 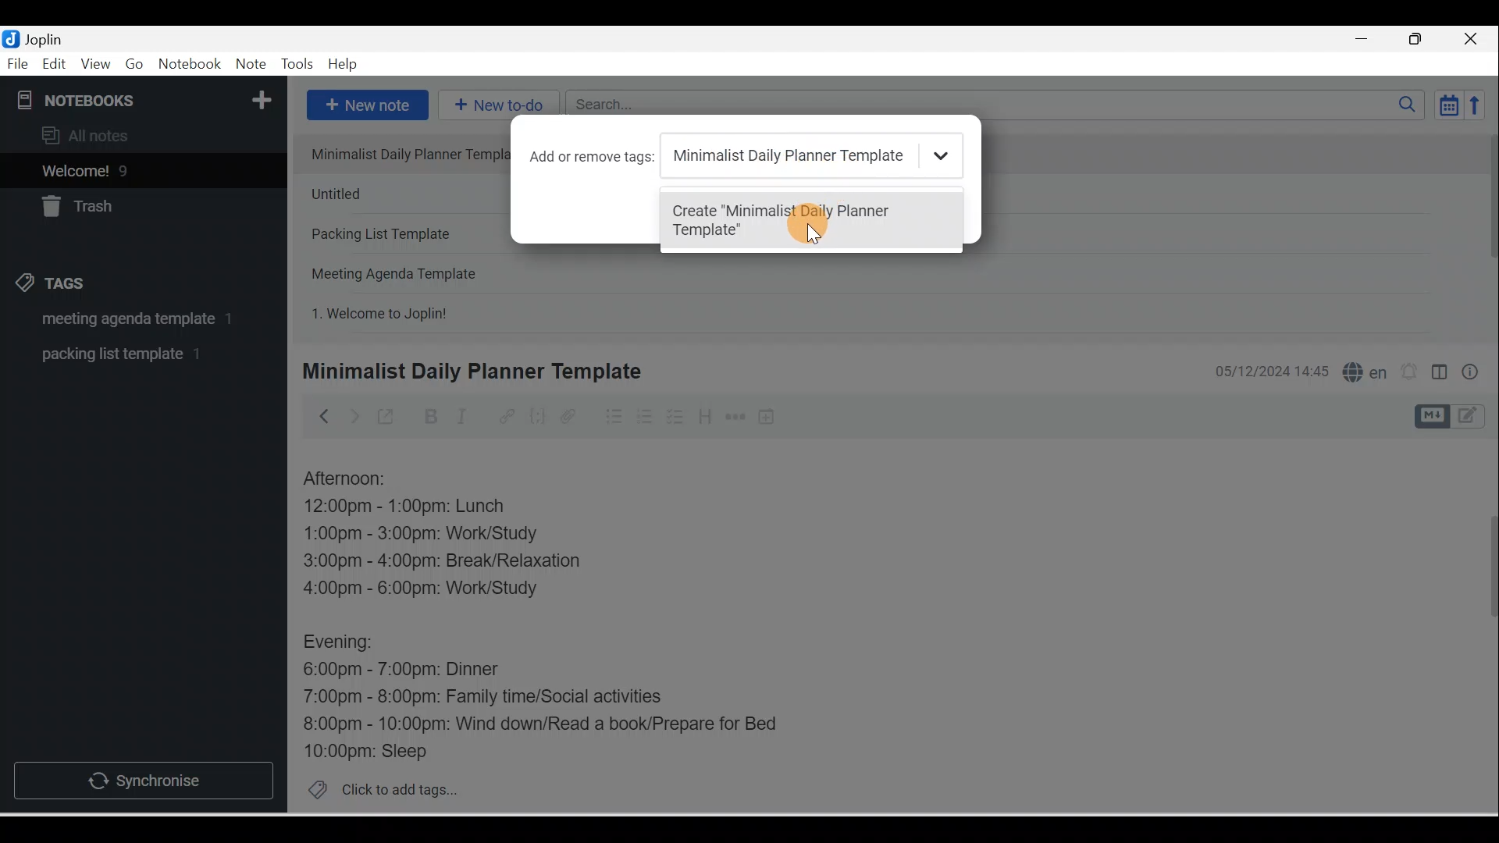 What do you see at coordinates (142, 777) in the screenshot?
I see `Synchronise` at bounding box center [142, 777].